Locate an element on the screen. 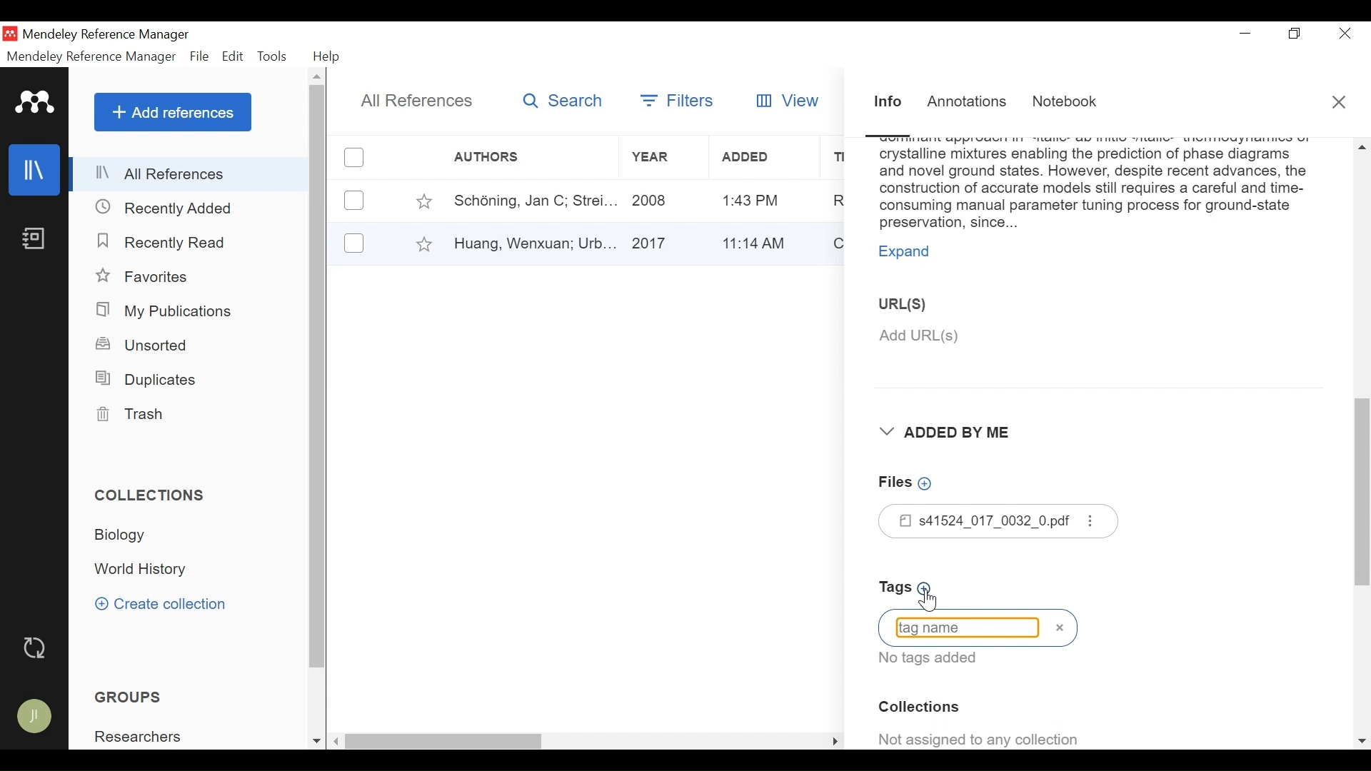 The width and height of the screenshot is (1371, 771). Scroll down is located at coordinates (316, 742).